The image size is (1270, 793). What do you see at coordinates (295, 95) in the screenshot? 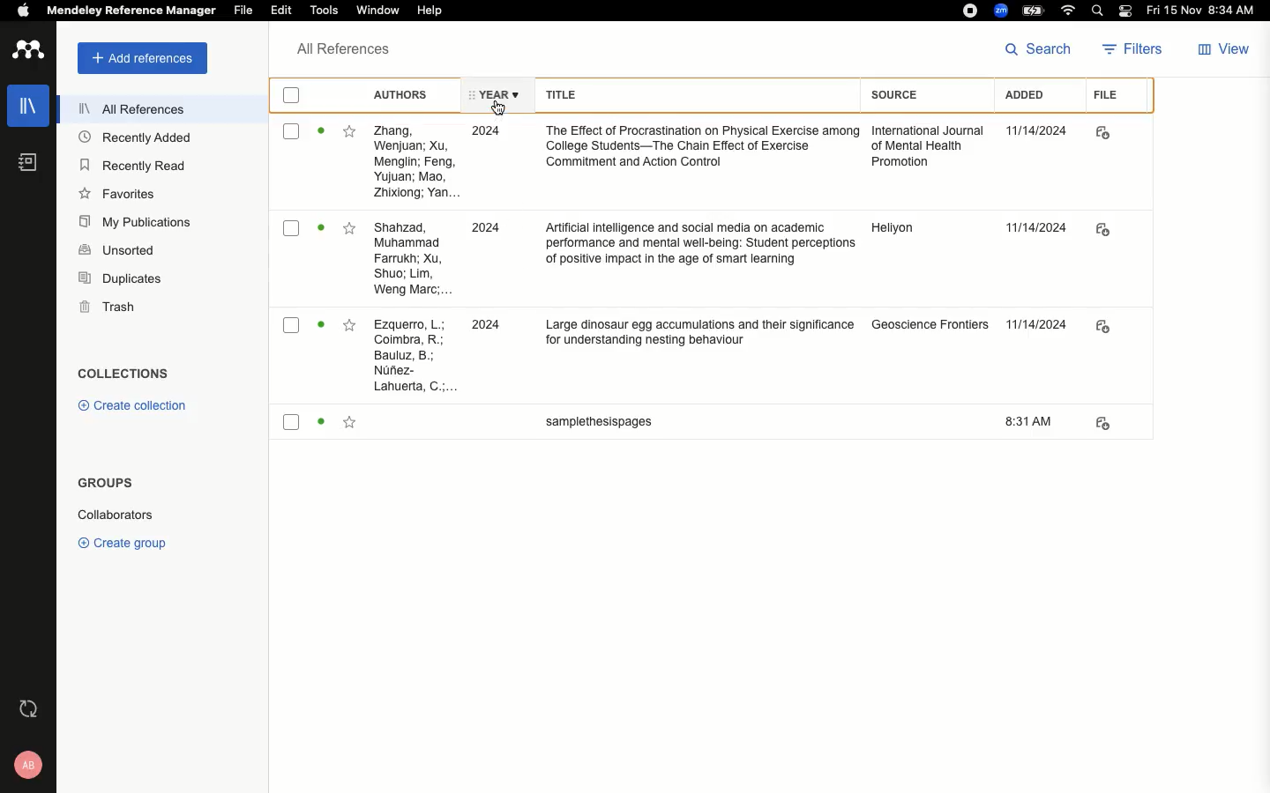
I see `select all document` at bounding box center [295, 95].